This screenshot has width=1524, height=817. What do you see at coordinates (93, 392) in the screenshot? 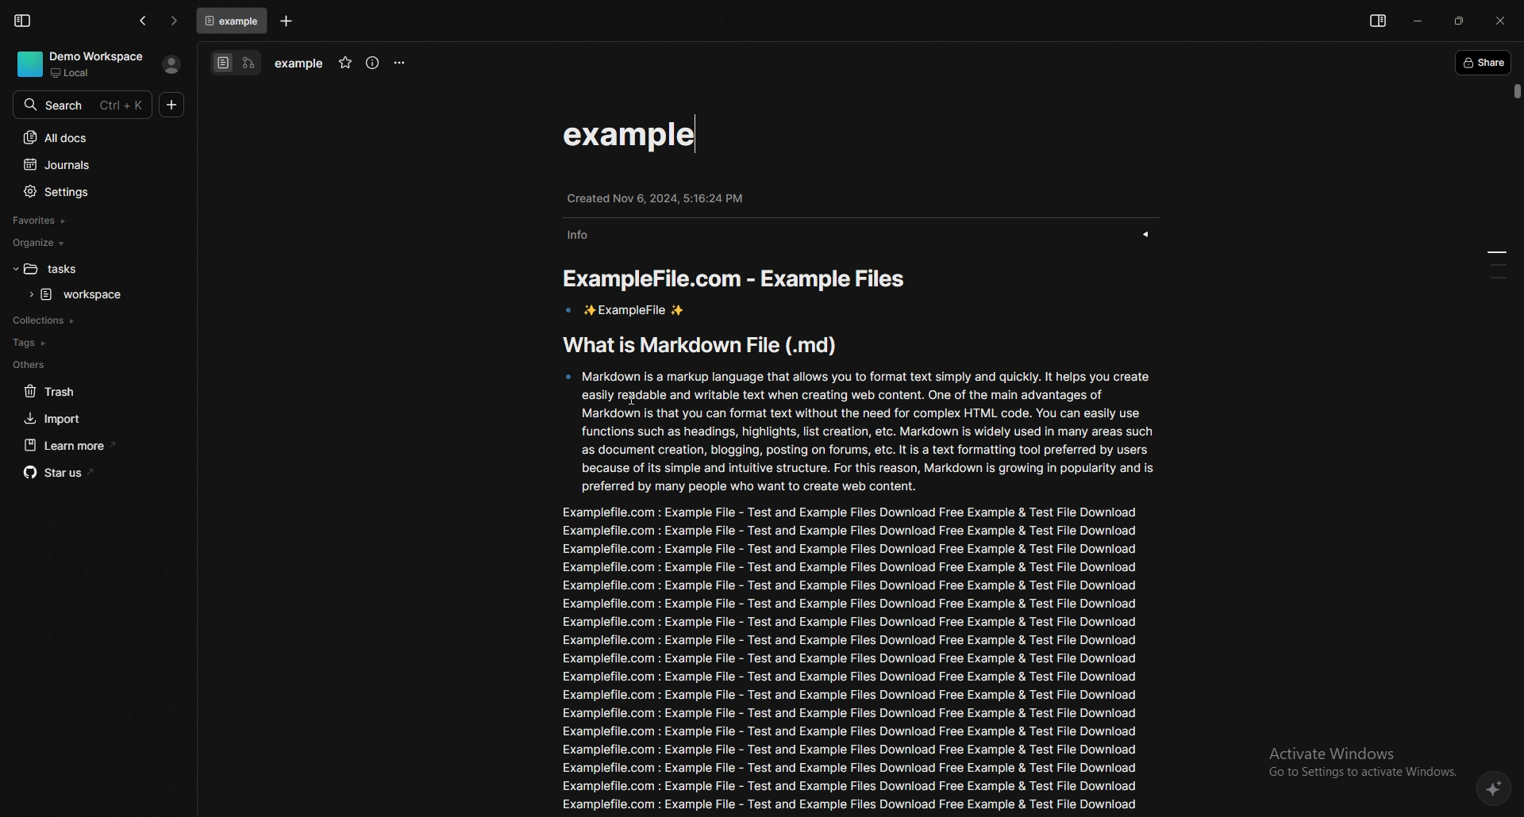
I see `trash` at bounding box center [93, 392].